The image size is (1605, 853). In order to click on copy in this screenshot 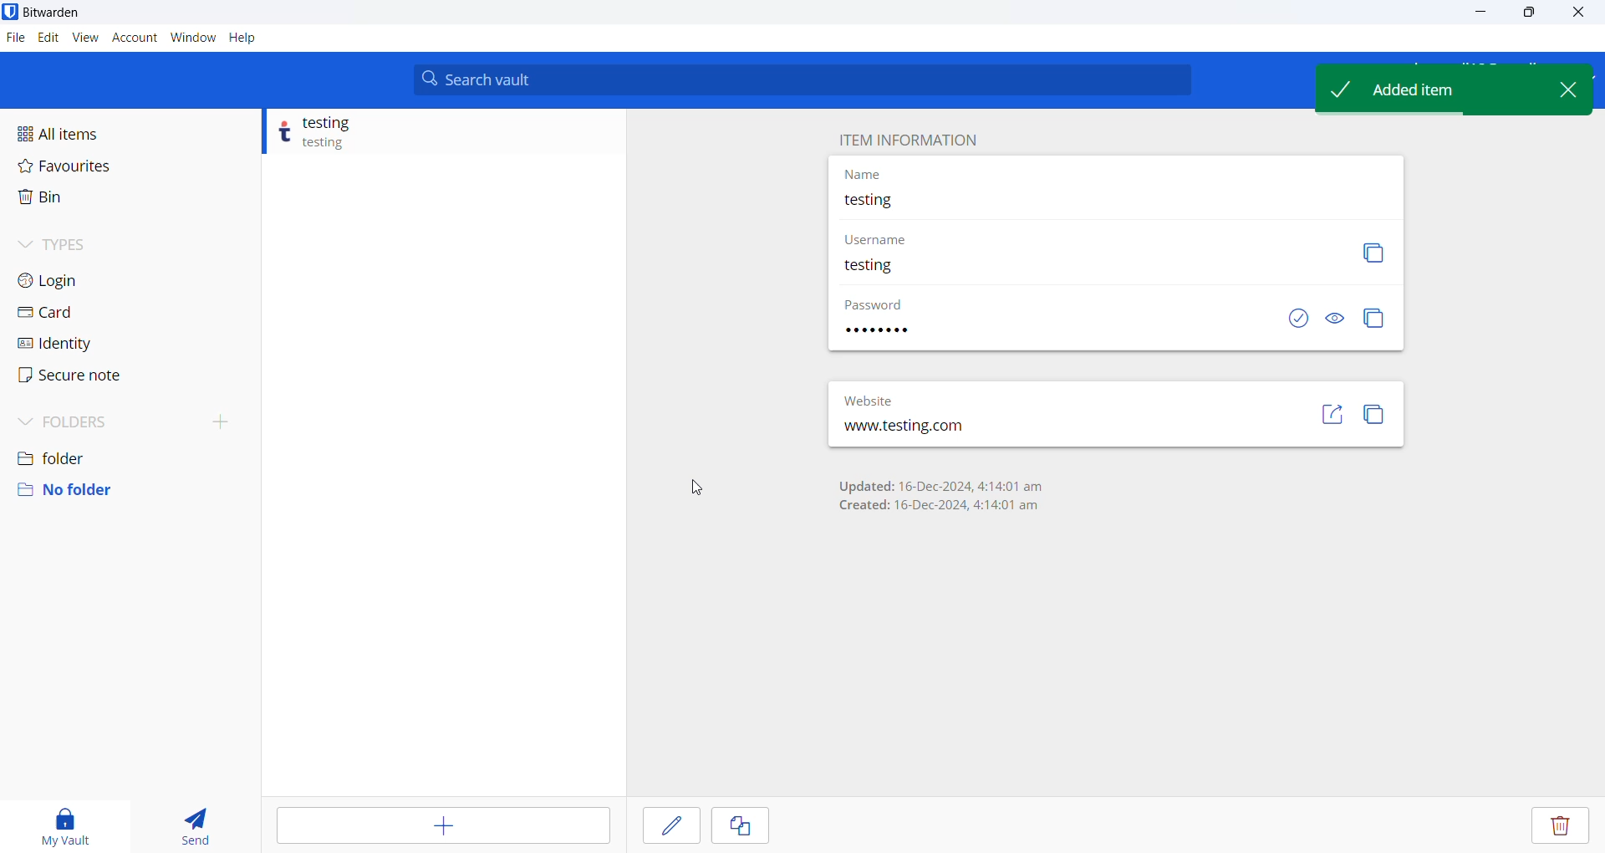, I will do `click(1372, 254)`.